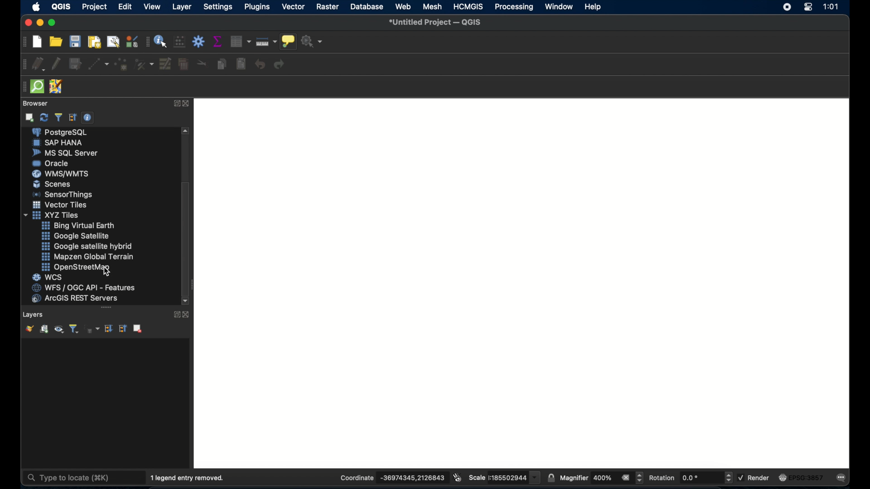  I want to click on redo, so click(280, 65).